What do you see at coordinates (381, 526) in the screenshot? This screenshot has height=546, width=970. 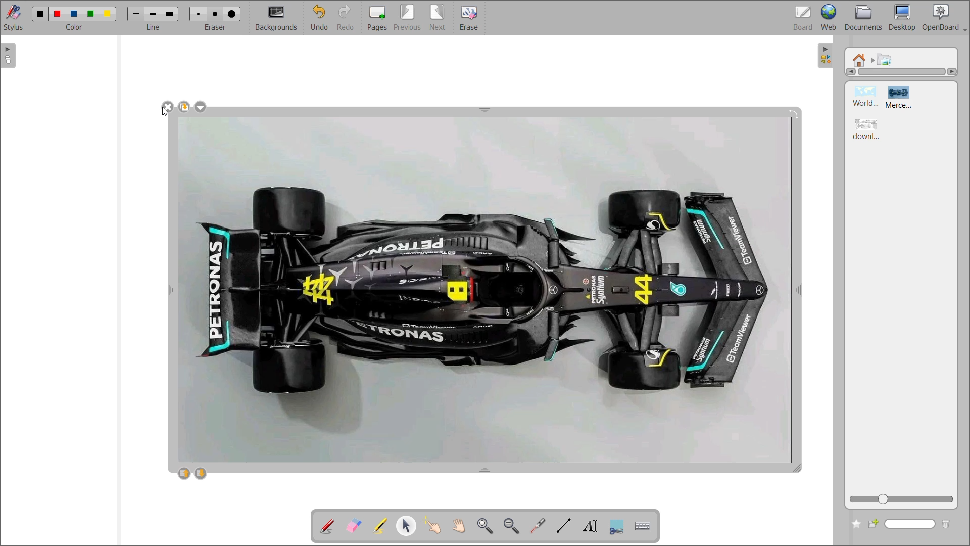 I see `highlight` at bounding box center [381, 526].